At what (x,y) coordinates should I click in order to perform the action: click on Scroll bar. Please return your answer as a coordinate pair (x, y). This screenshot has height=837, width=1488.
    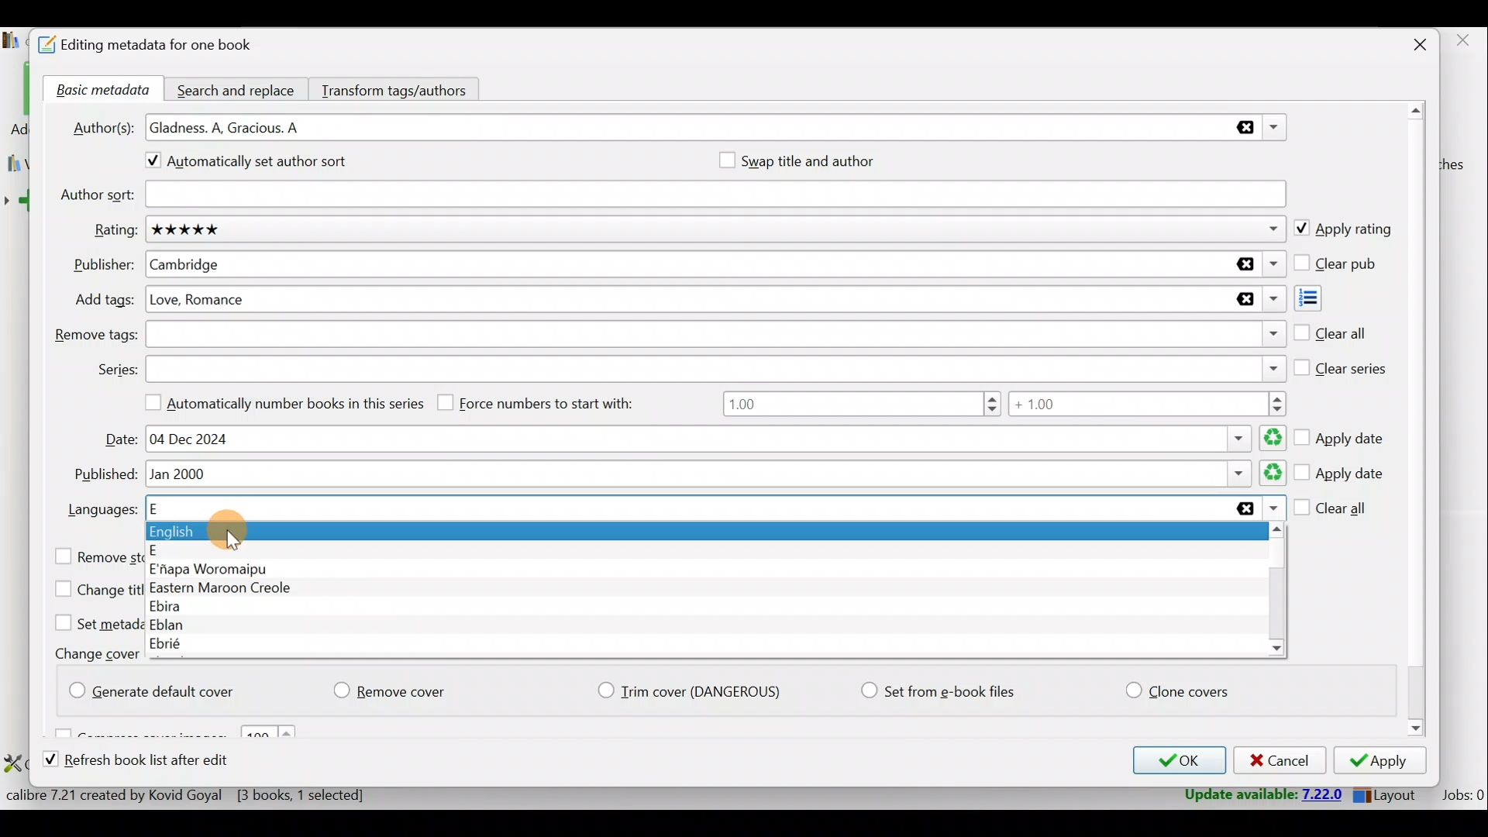
    Looking at the image, I should click on (1417, 422).